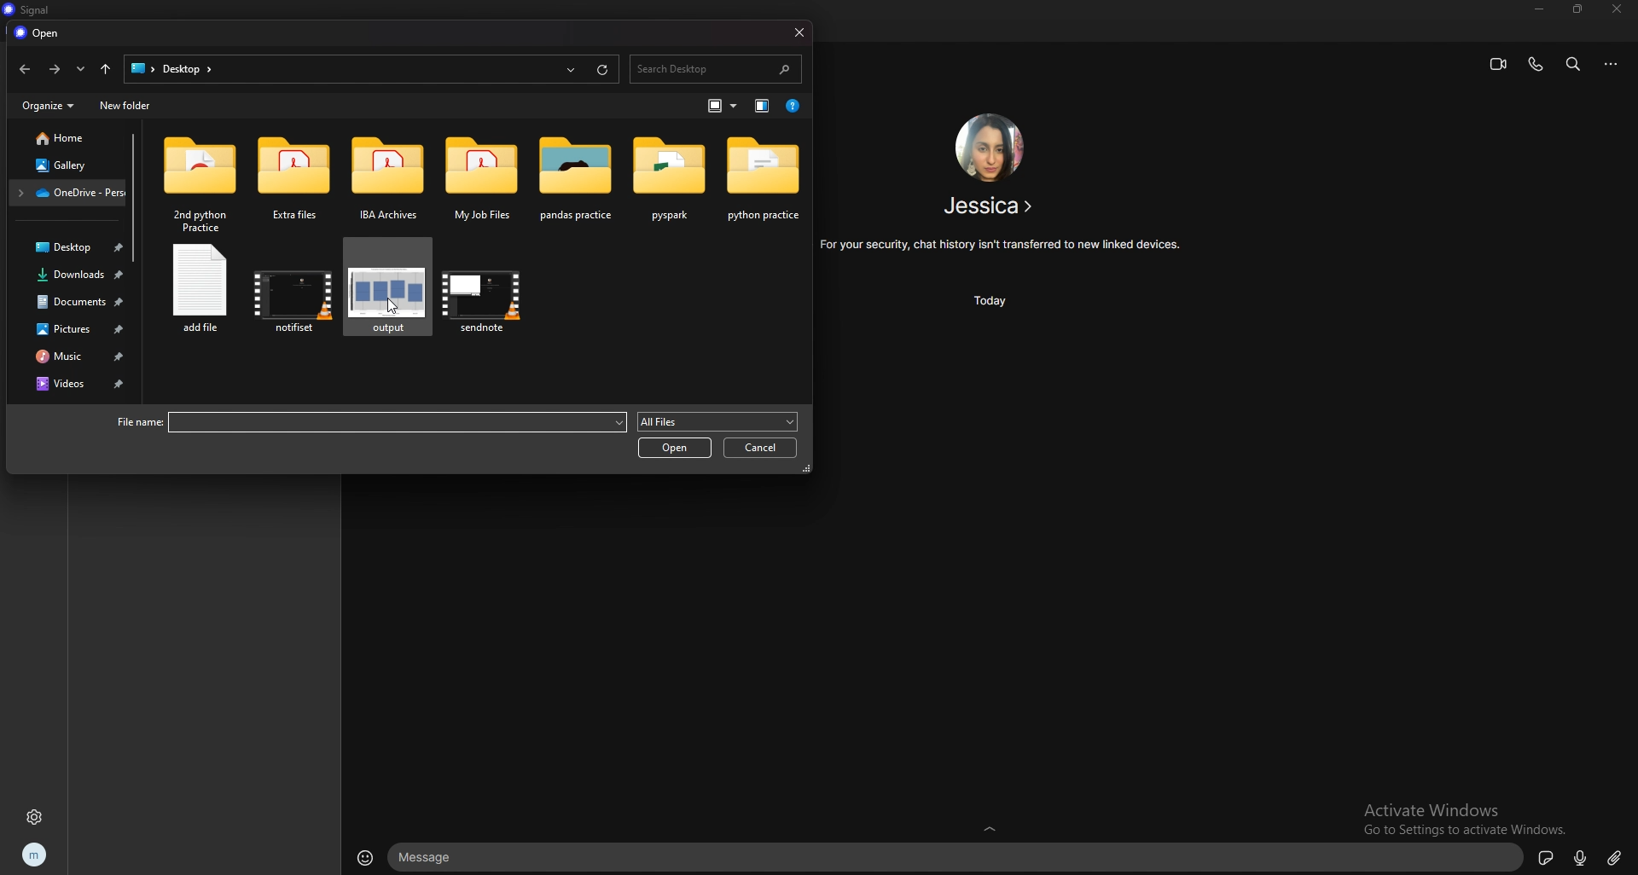 The width and height of the screenshot is (1638, 875). I want to click on video, so click(486, 298).